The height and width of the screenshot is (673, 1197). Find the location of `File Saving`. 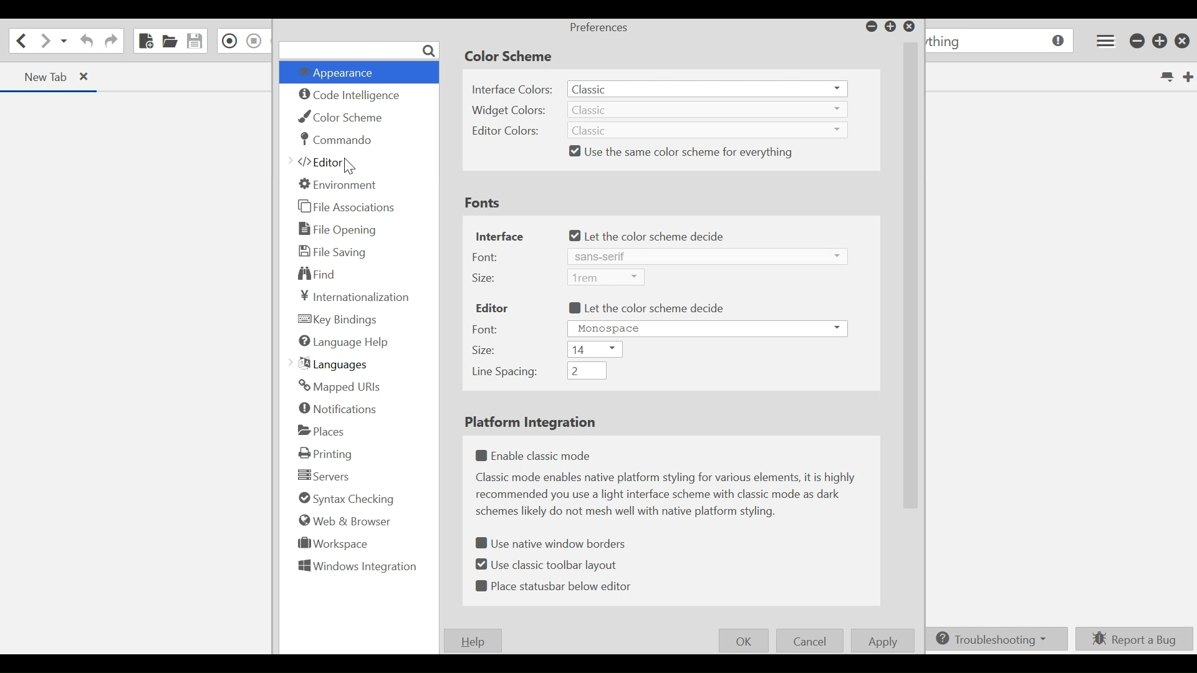

File Saving is located at coordinates (334, 251).